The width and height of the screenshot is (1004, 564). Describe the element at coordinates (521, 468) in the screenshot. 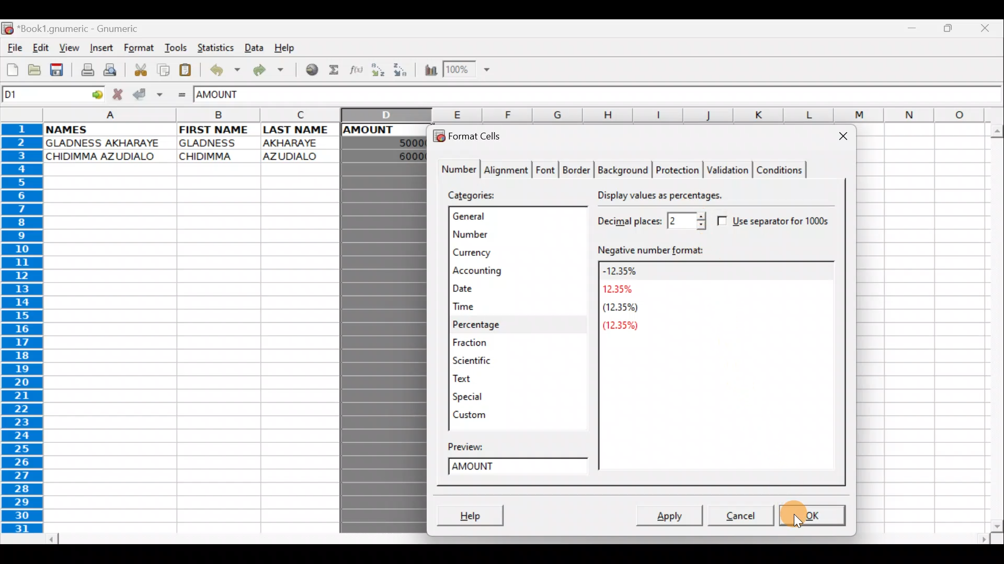

I see `Amount` at that location.